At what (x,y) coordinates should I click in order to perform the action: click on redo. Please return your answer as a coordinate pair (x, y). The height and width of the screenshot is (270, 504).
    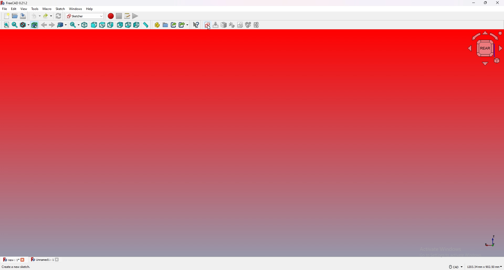
    Looking at the image, I should click on (48, 16).